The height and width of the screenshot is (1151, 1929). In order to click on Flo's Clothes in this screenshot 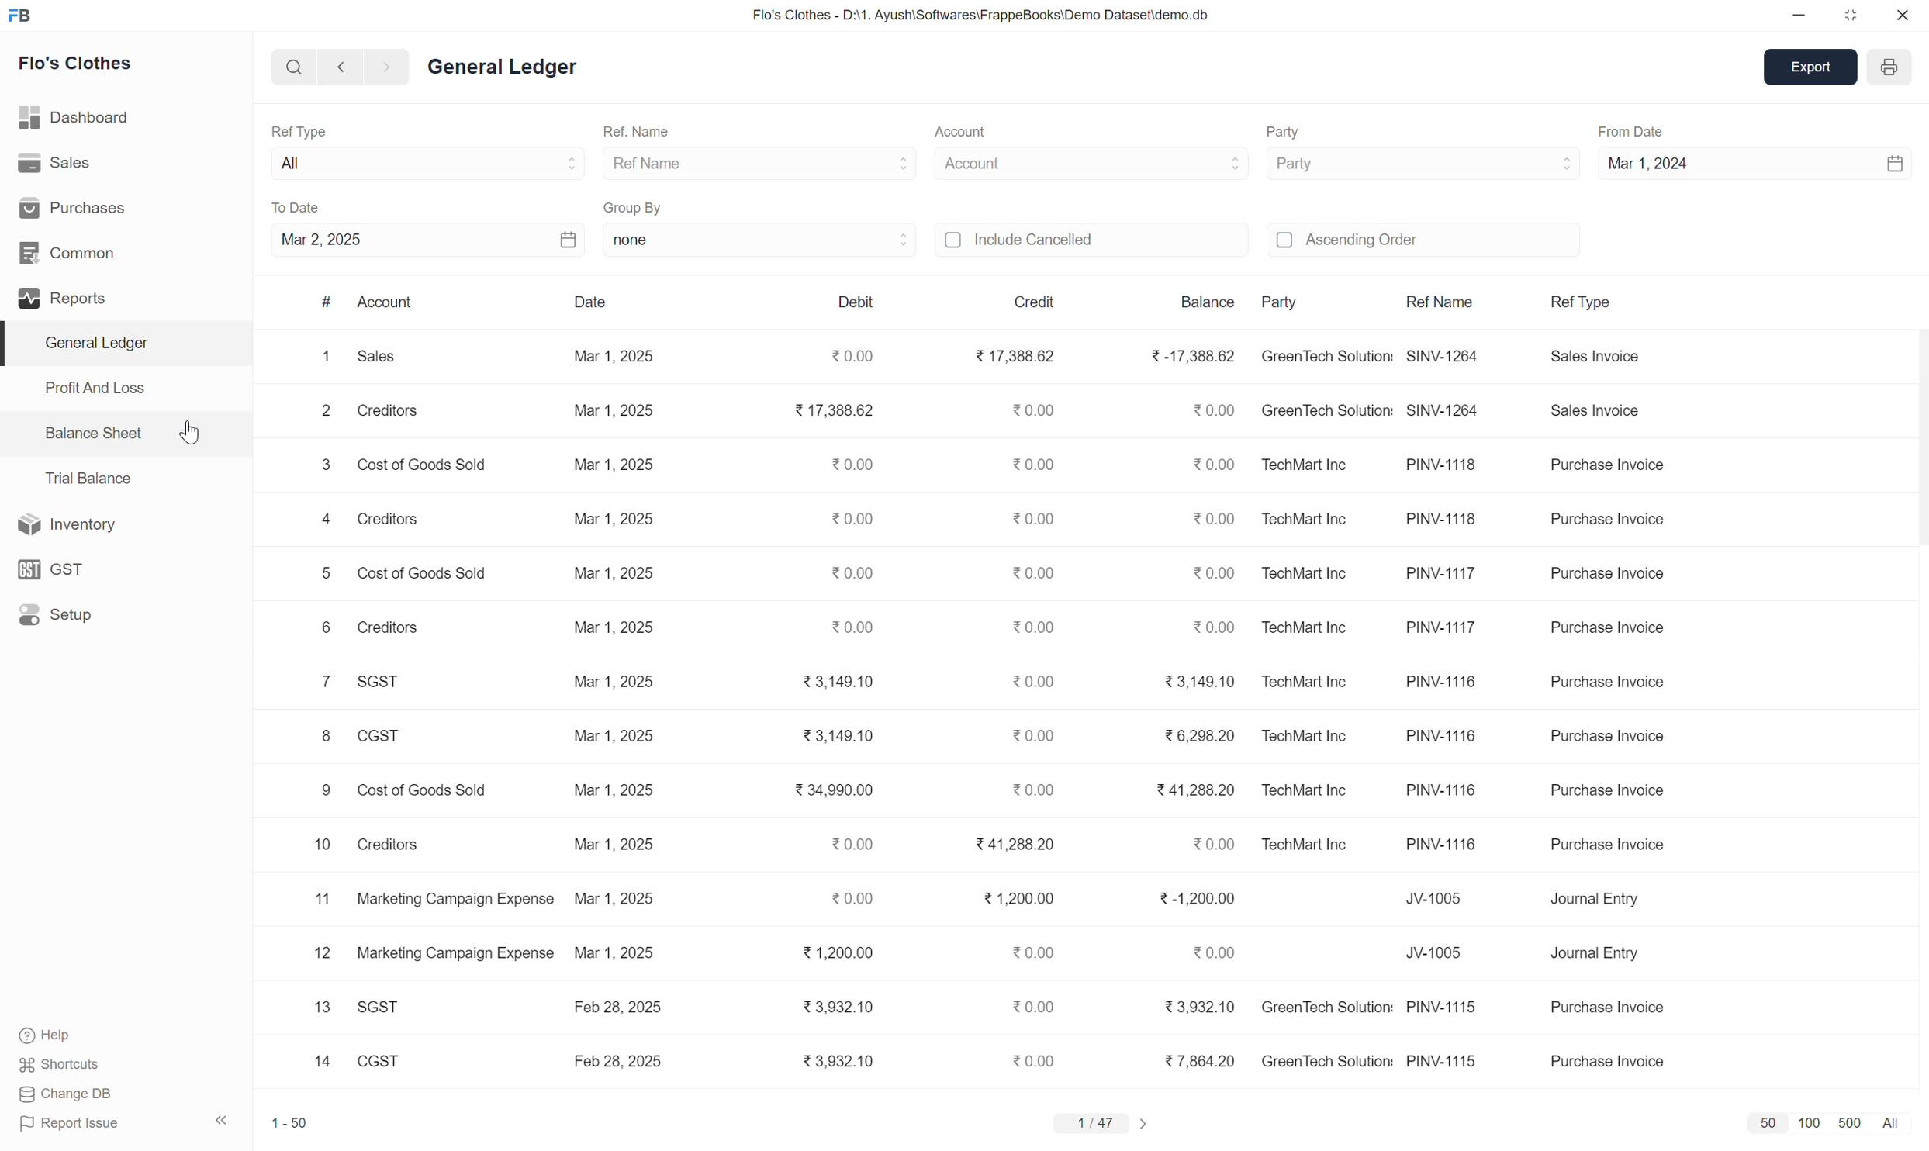, I will do `click(80, 63)`.